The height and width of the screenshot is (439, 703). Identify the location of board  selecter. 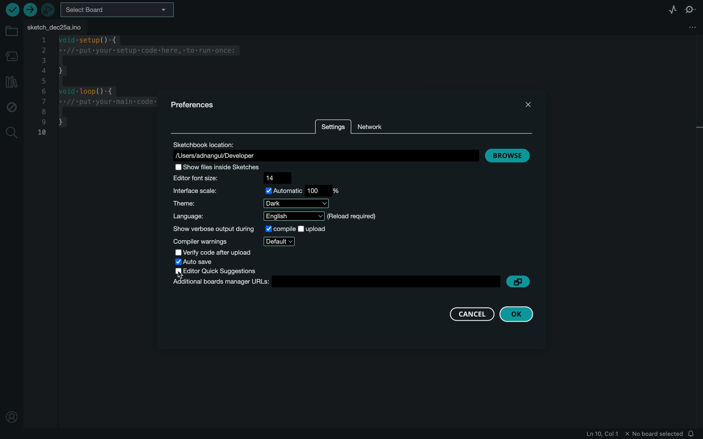
(118, 10).